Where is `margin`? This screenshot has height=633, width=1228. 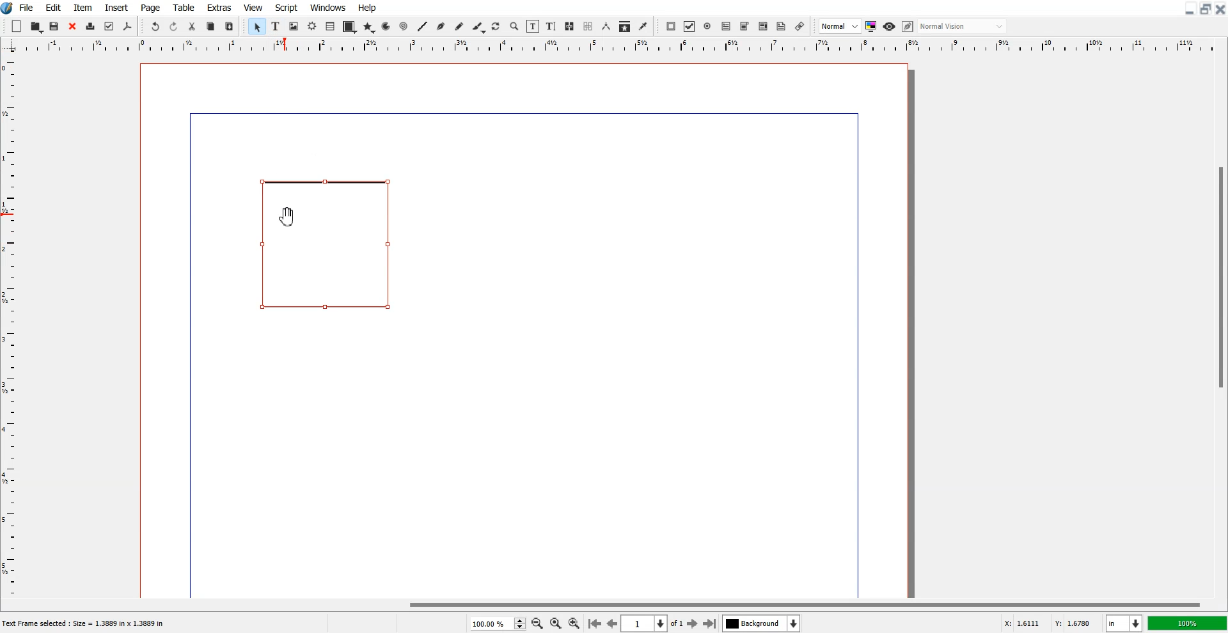 margin is located at coordinates (517, 111).